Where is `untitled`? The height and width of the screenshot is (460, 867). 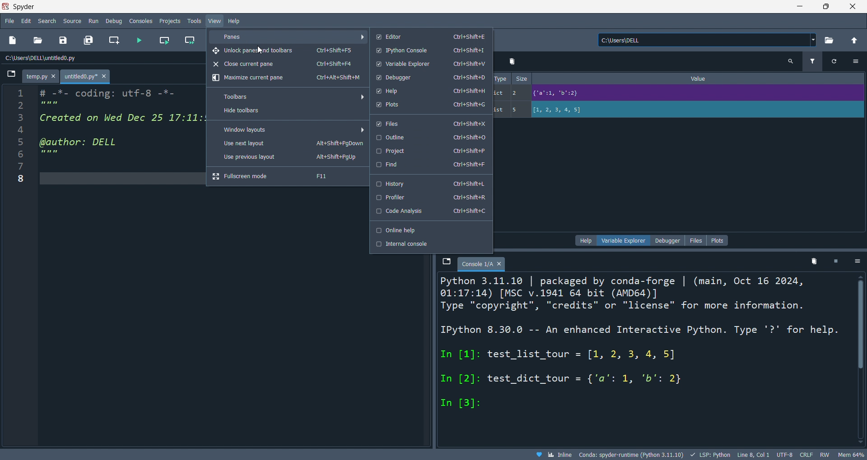 untitled is located at coordinates (87, 77).